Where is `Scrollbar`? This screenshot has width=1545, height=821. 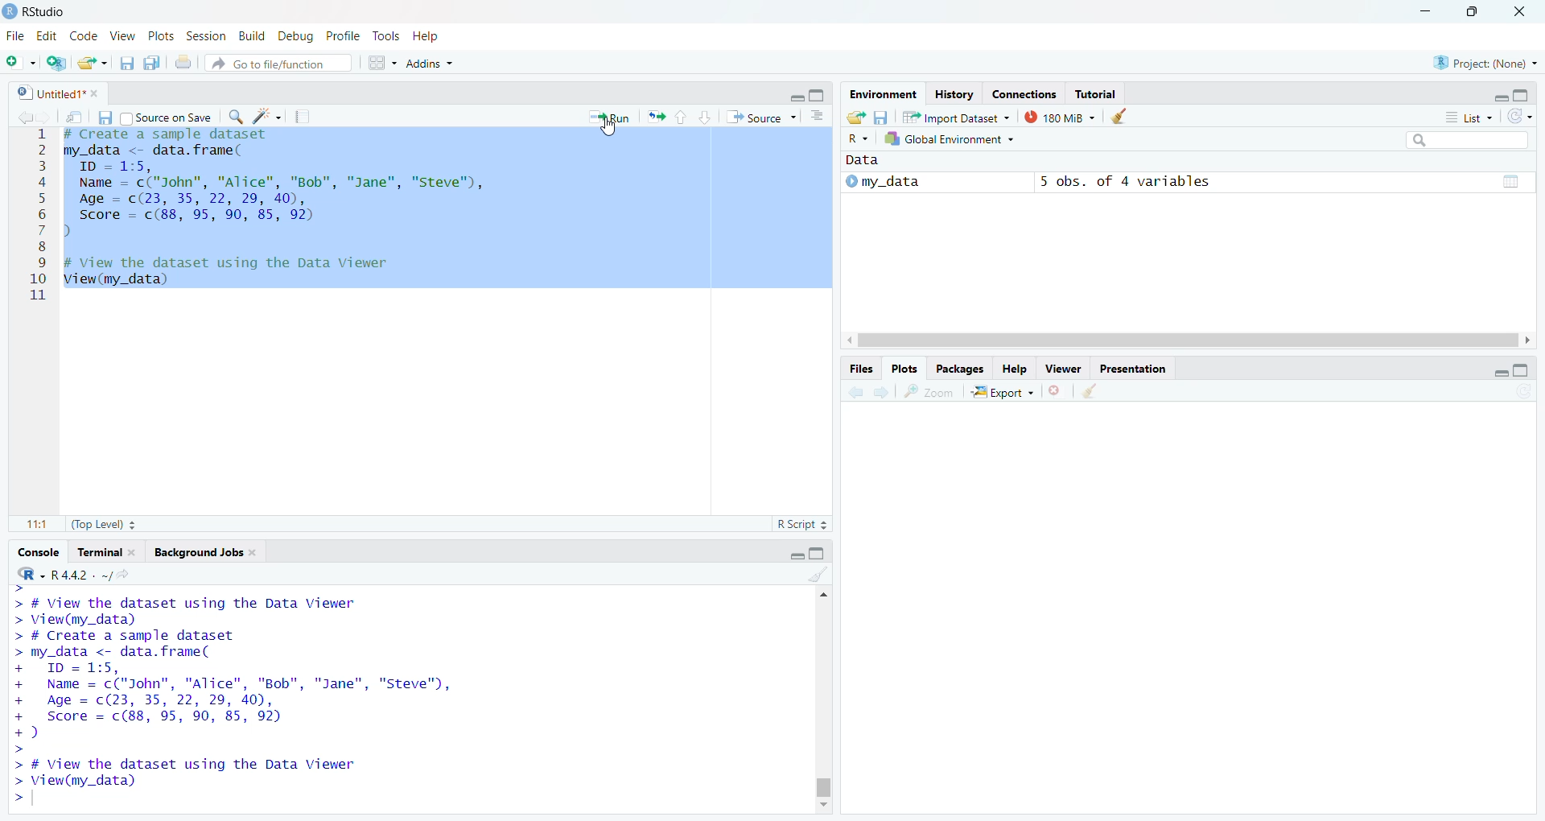
Scrollbar is located at coordinates (822, 705).